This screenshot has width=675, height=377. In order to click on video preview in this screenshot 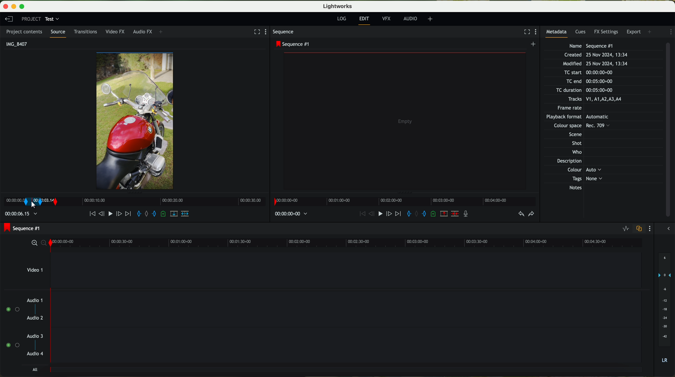, I will do `click(405, 120)`.